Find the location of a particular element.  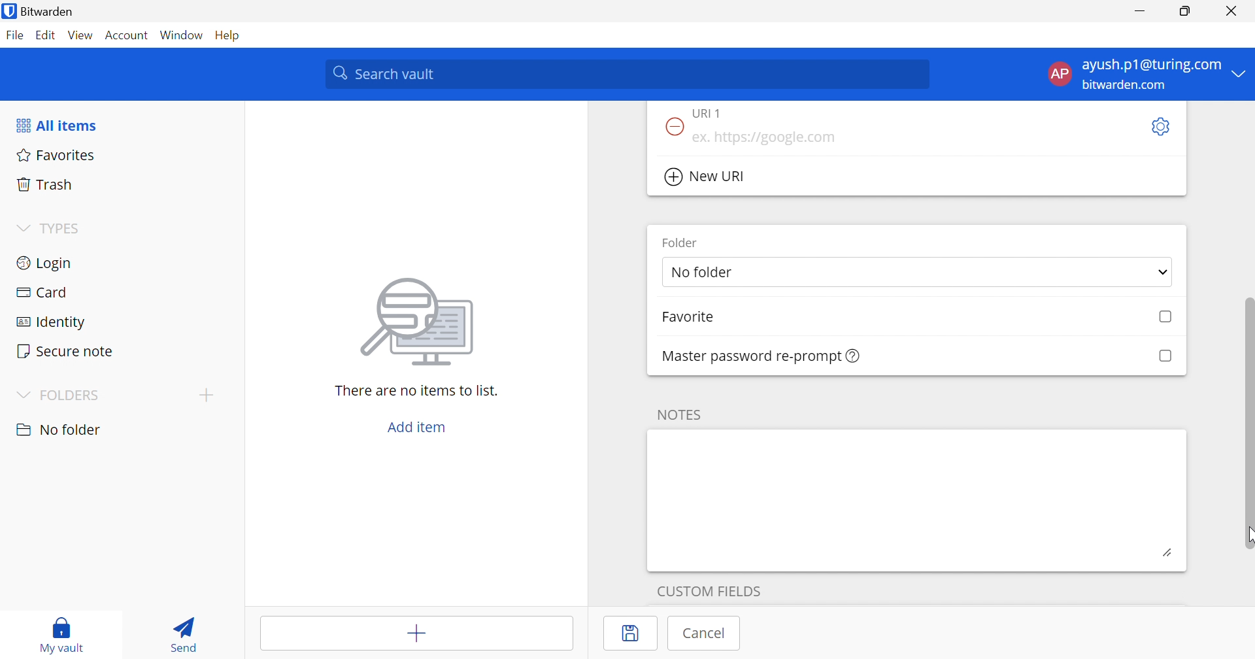

FOLDERS is located at coordinates (72, 396).